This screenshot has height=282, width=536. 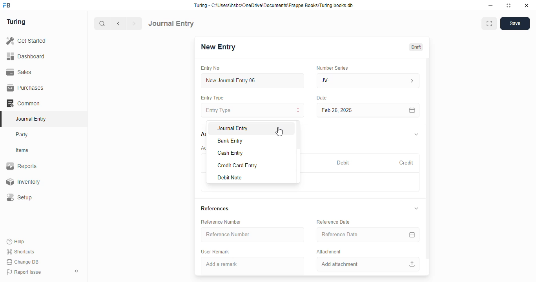 What do you see at coordinates (428, 166) in the screenshot?
I see `scroll bar` at bounding box center [428, 166].